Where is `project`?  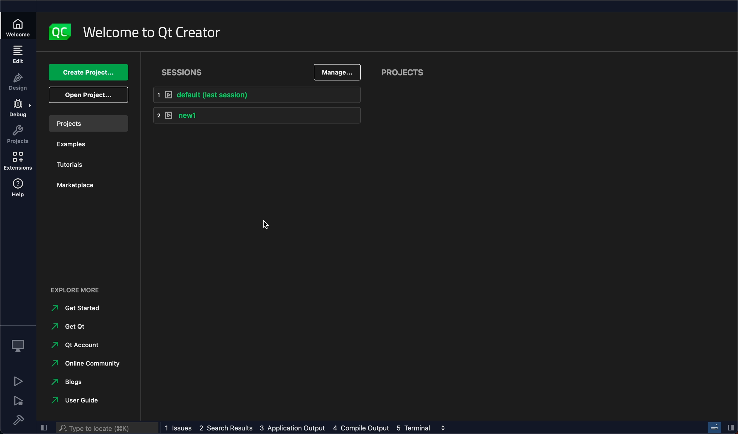
project is located at coordinates (18, 135).